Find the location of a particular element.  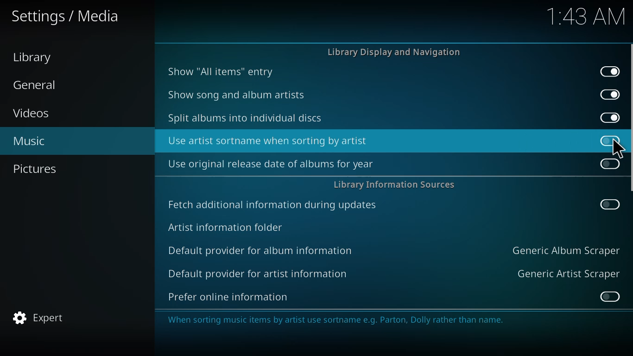

general is located at coordinates (39, 84).